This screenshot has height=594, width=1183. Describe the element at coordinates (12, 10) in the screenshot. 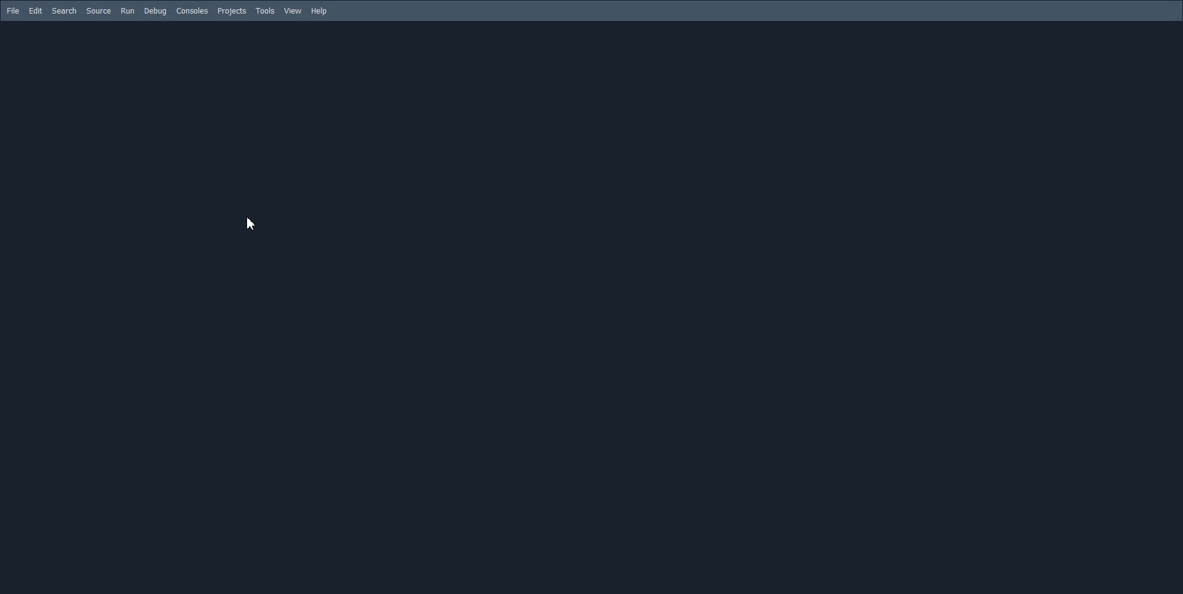

I see `File` at that location.